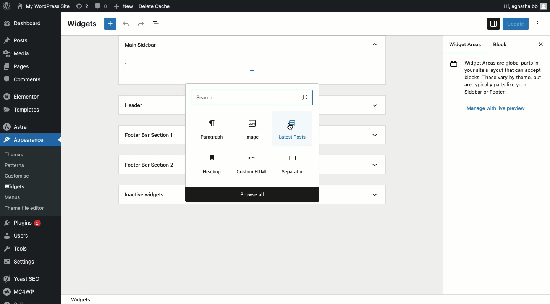  Describe the element at coordinates (160, 26) in the screenshot. I see `Document overview` at that location.